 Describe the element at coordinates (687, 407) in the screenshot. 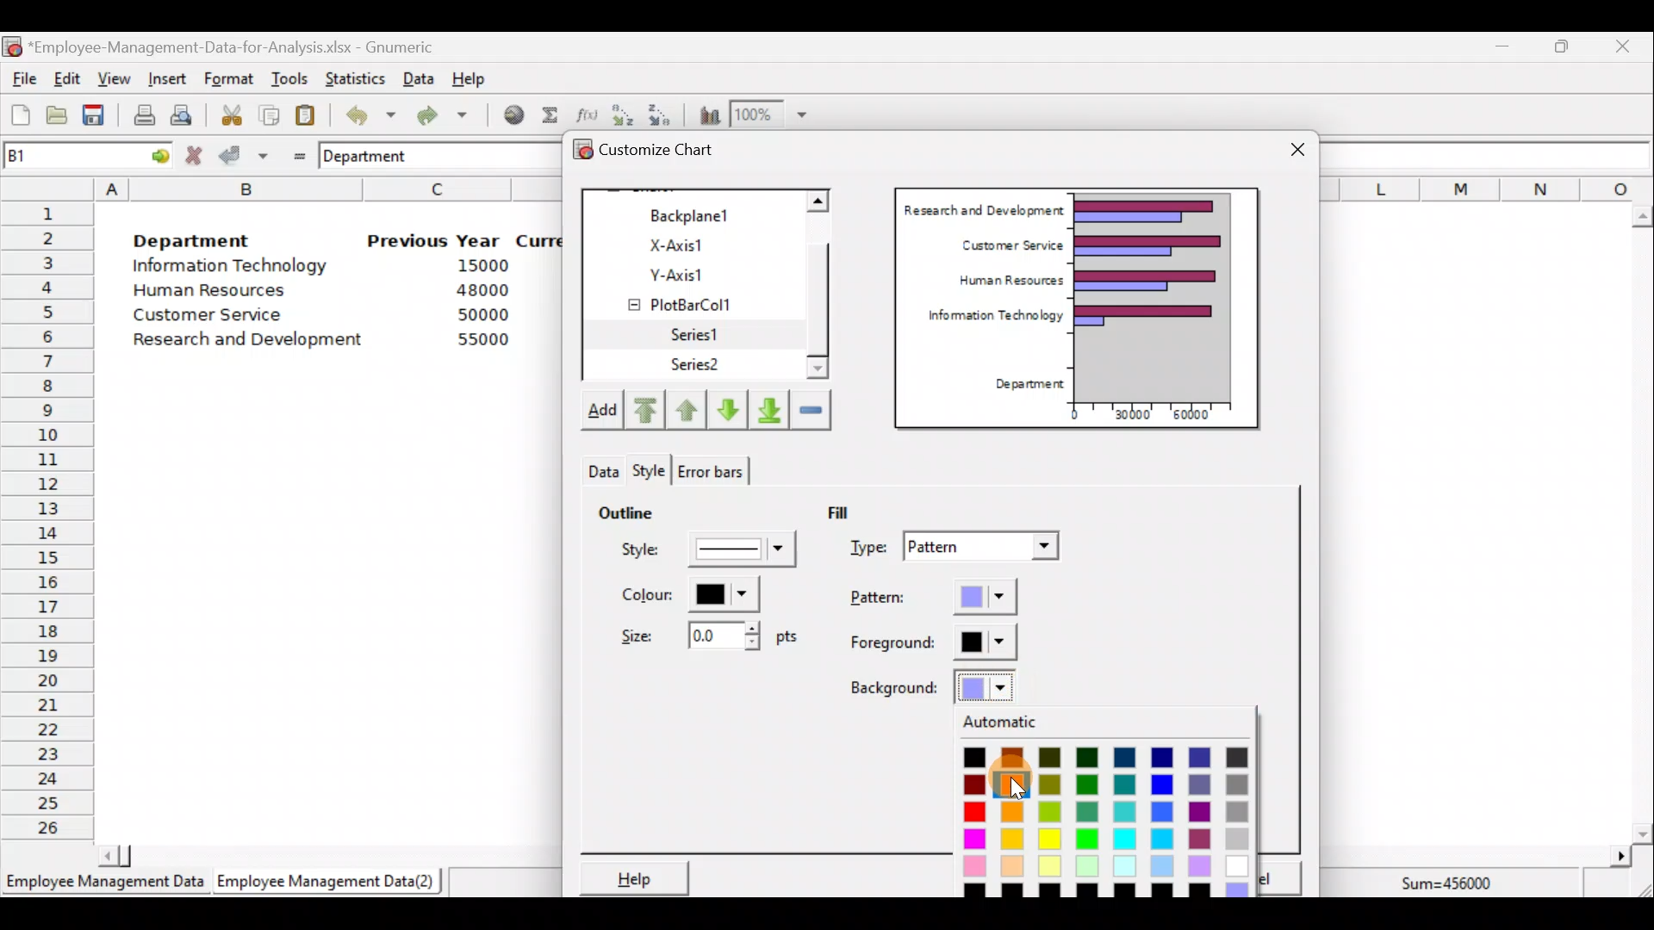

I see `Move up` at that location.